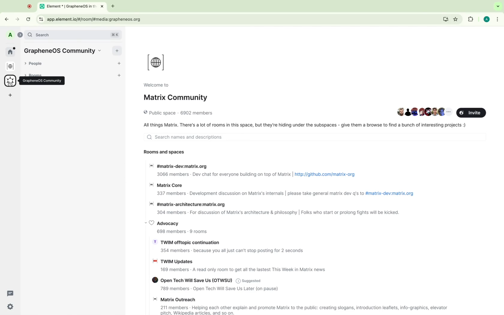  What do you see at coordinates (11, 66) in the screenshot?
I see `server icon` at bounding box center [11, 66].